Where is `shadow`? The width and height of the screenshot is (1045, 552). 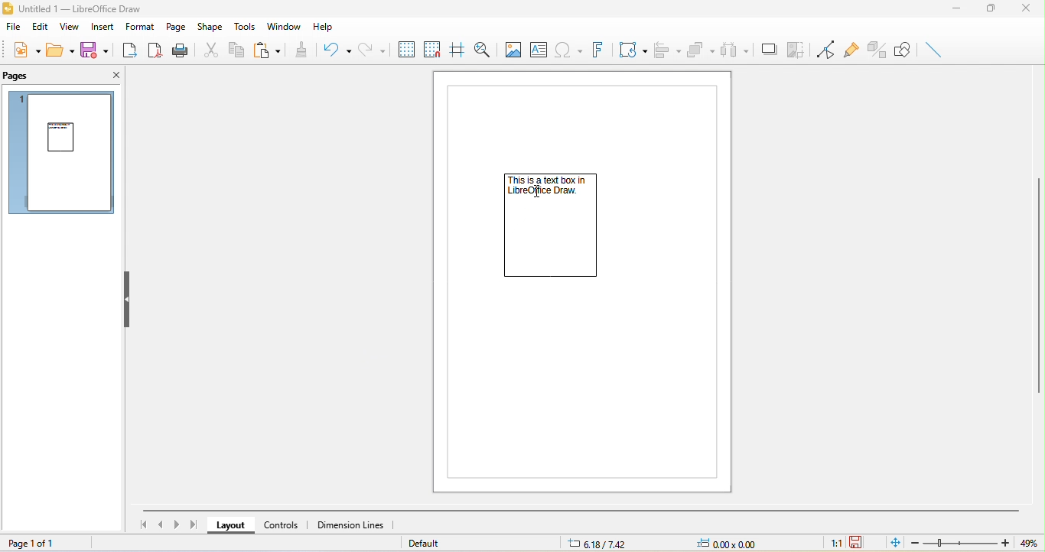 shadow is located at coordinates (765, 48).